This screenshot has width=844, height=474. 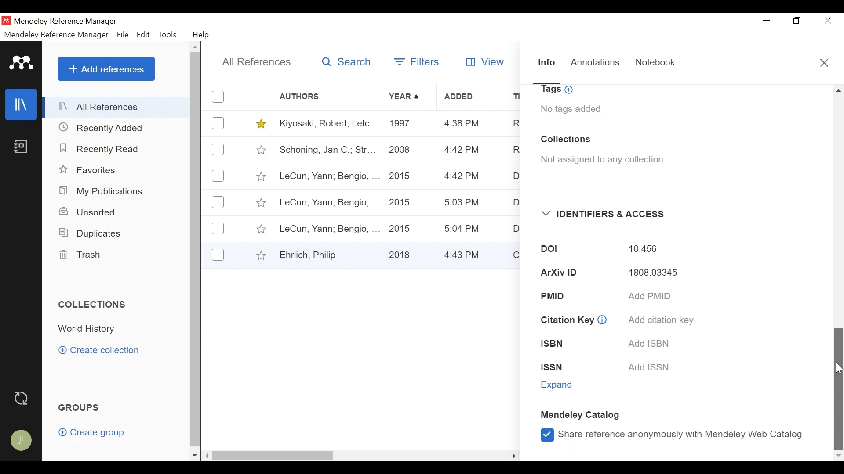 What do you see at coordinates (20, 104) in the screenshot?
I see `Library` at bounding box center [20, 104].